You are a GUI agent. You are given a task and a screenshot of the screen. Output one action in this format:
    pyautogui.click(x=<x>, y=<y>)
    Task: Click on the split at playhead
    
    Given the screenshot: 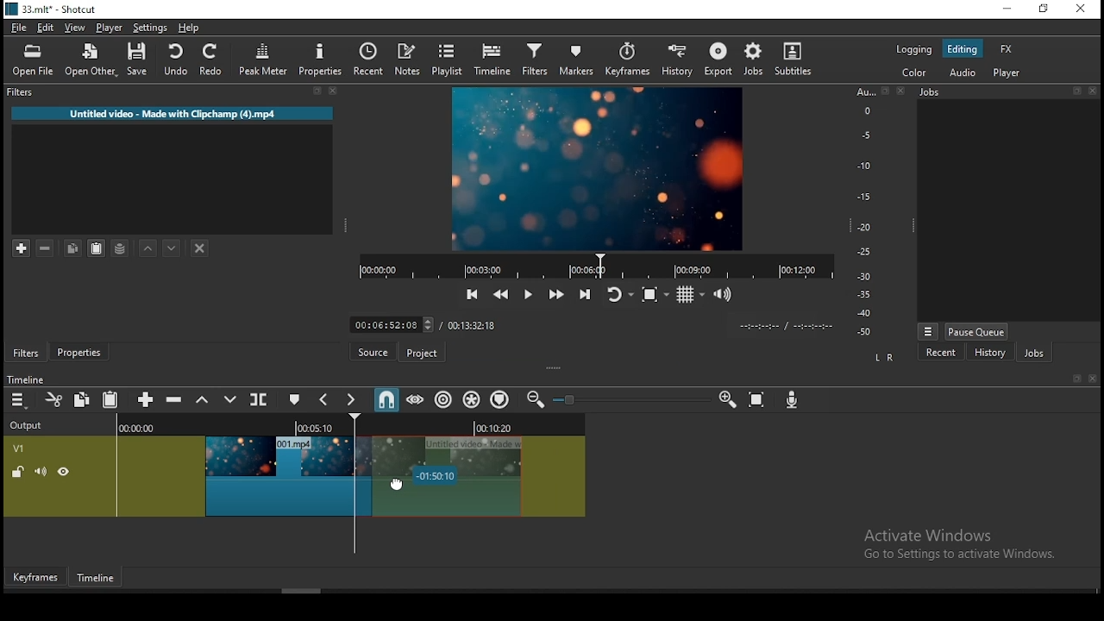 What is the action you would take?
    pyautogui.click(x=261, y=401)
    